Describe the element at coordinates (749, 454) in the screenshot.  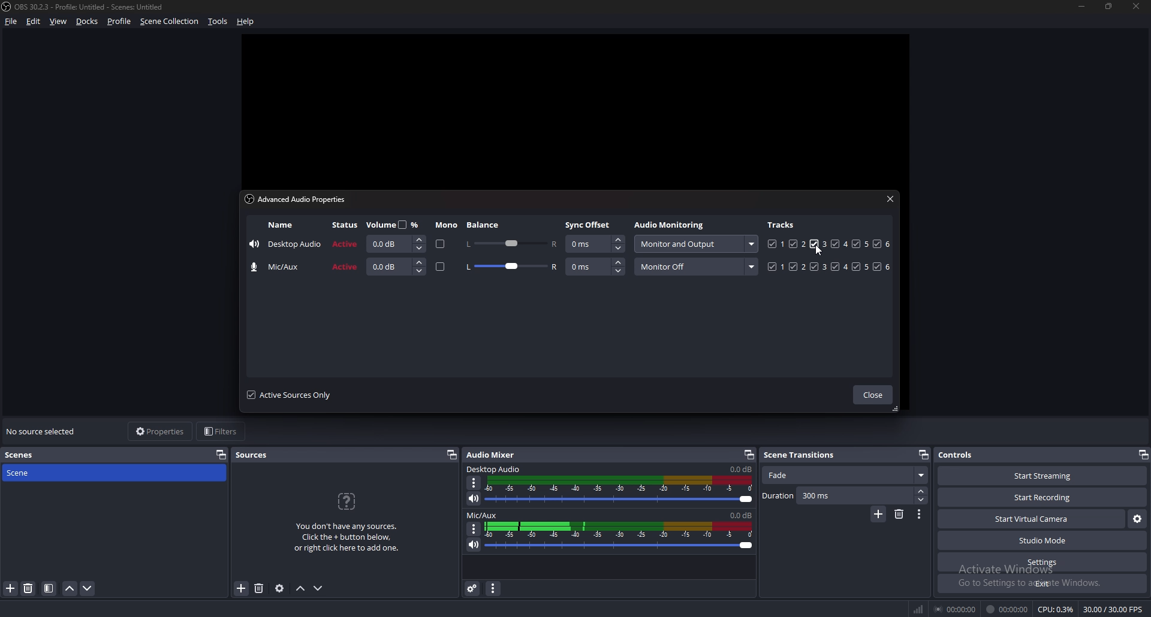
I see `pop out` at that location.